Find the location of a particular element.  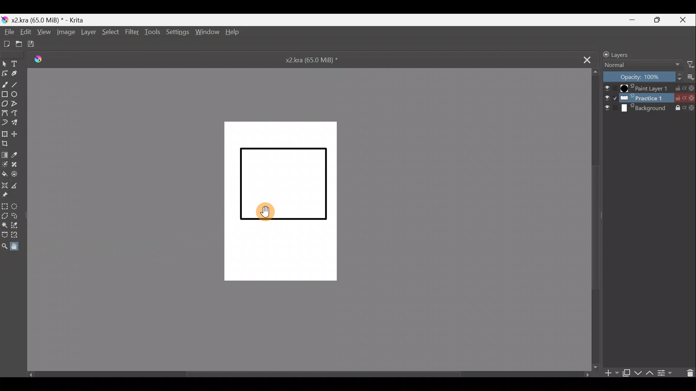

Normal Blending mode is located at coordinates (639, 65).